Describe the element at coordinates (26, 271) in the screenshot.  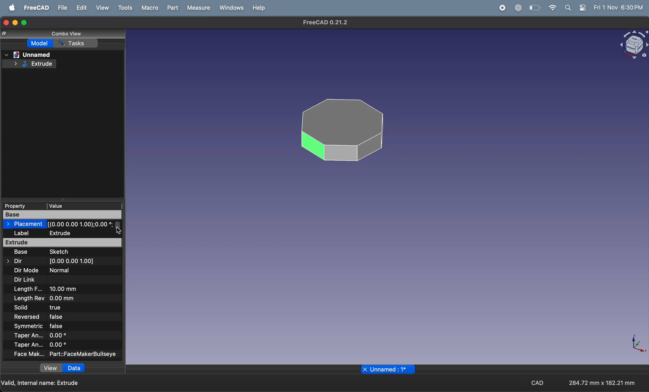
I see `dir mode` at that location.